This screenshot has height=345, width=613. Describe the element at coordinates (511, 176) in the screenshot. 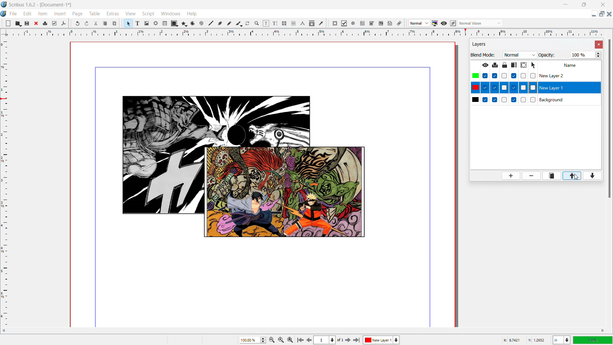

I see `add layer` at that location.